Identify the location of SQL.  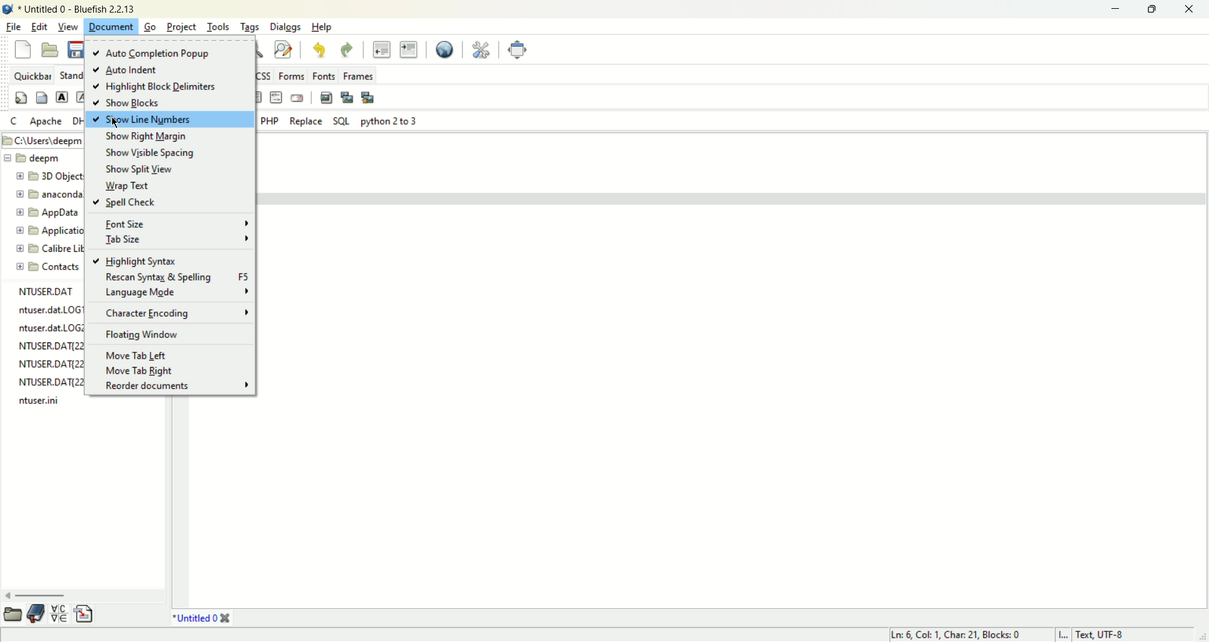
(341, 121).